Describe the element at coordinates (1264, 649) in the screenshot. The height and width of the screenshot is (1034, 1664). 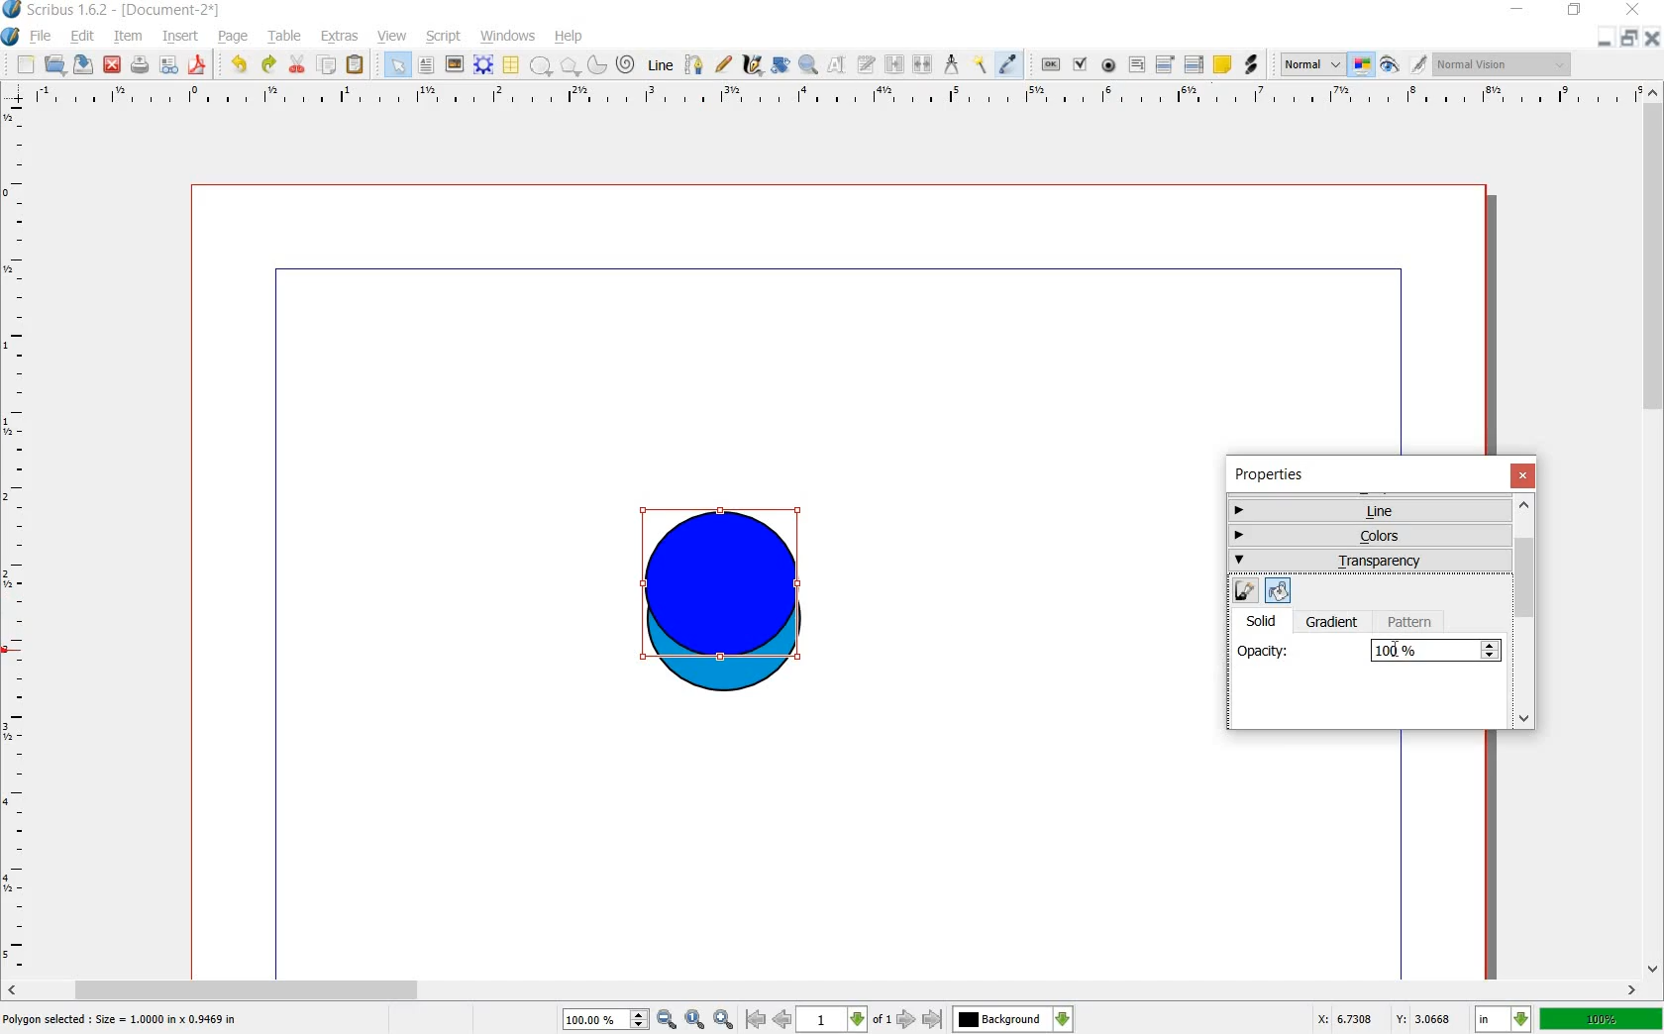
I see `opacity` at that location.